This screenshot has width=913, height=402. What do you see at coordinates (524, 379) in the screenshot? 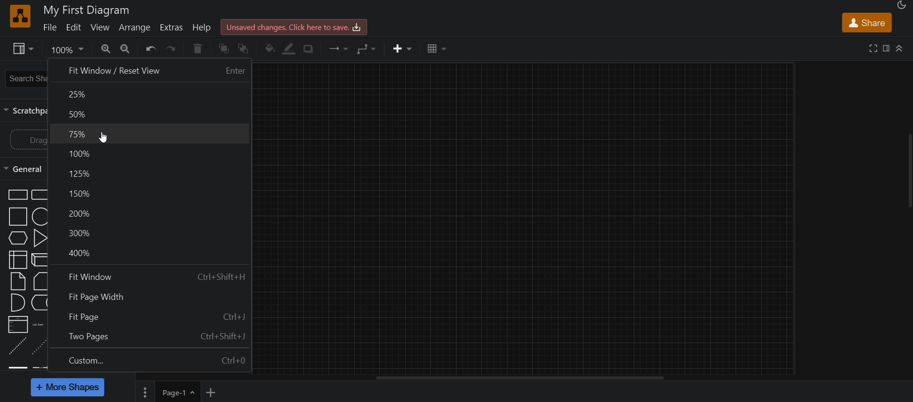
I see `horizontal scroll bar` at bounding box center [524, 379].